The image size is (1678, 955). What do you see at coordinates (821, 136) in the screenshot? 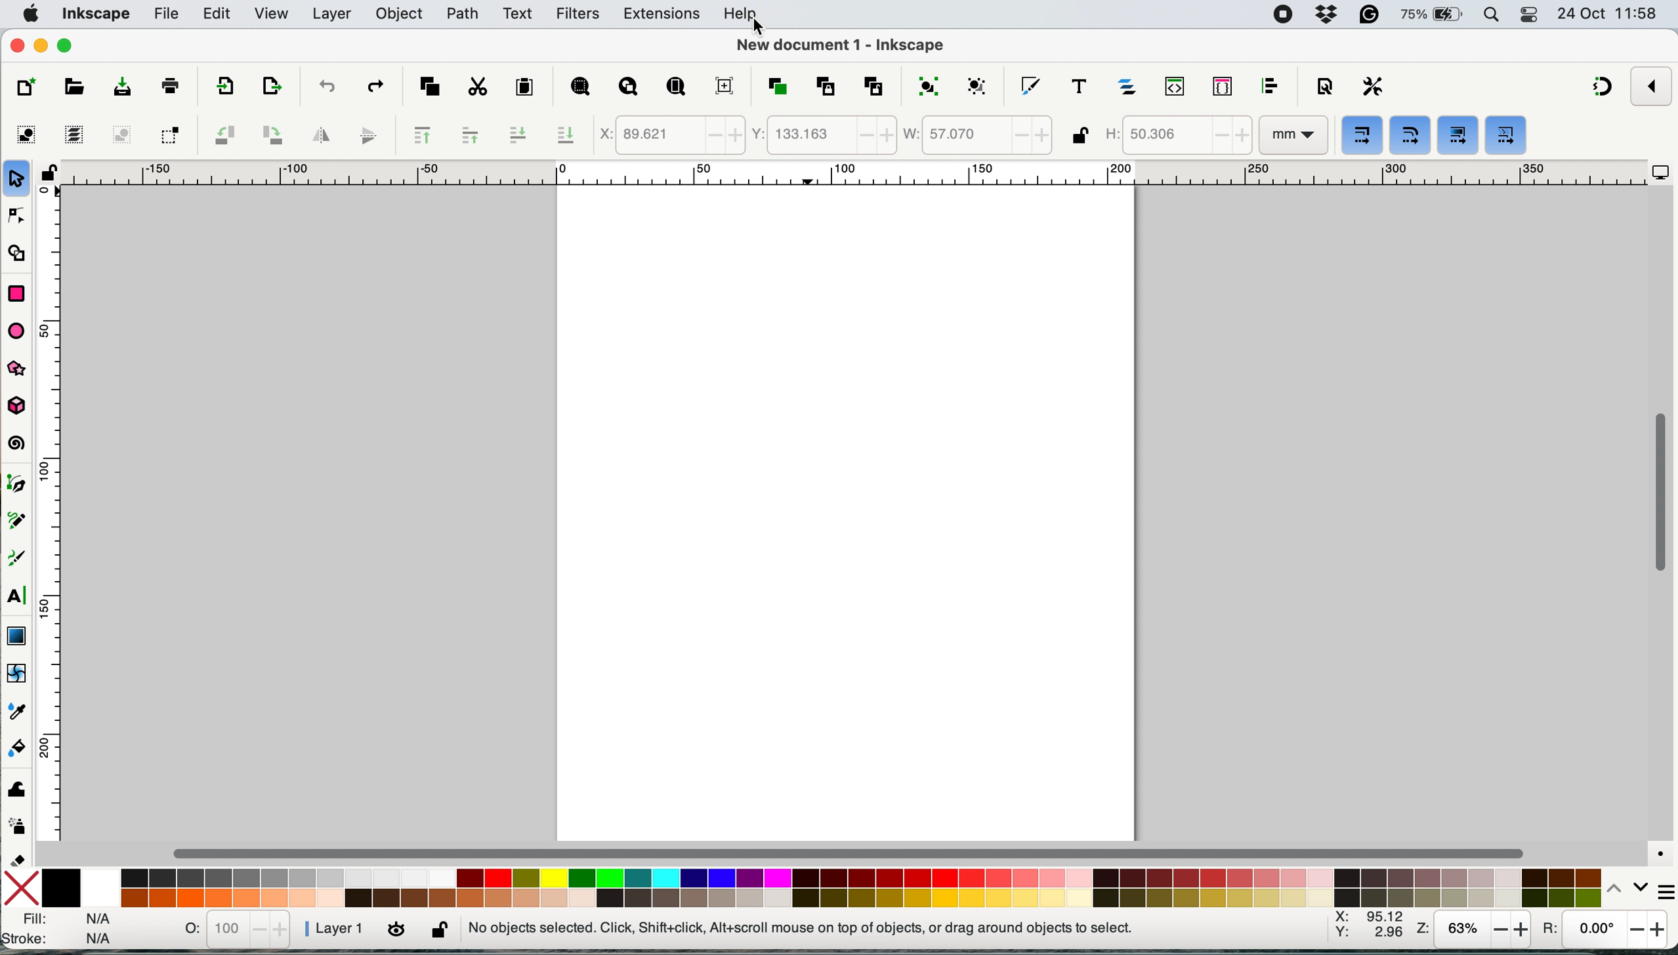
I see `y coordinate` at bounding box center [821, 136].